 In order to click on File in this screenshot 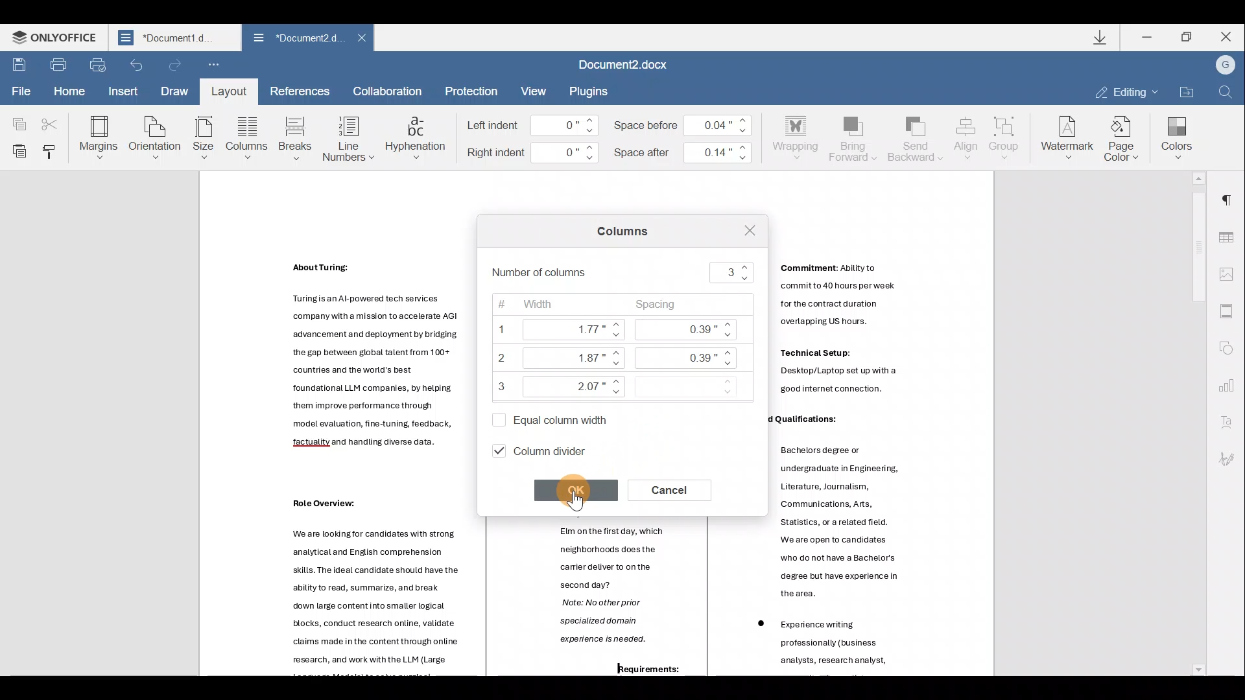, I will do `click(19, 89)`.